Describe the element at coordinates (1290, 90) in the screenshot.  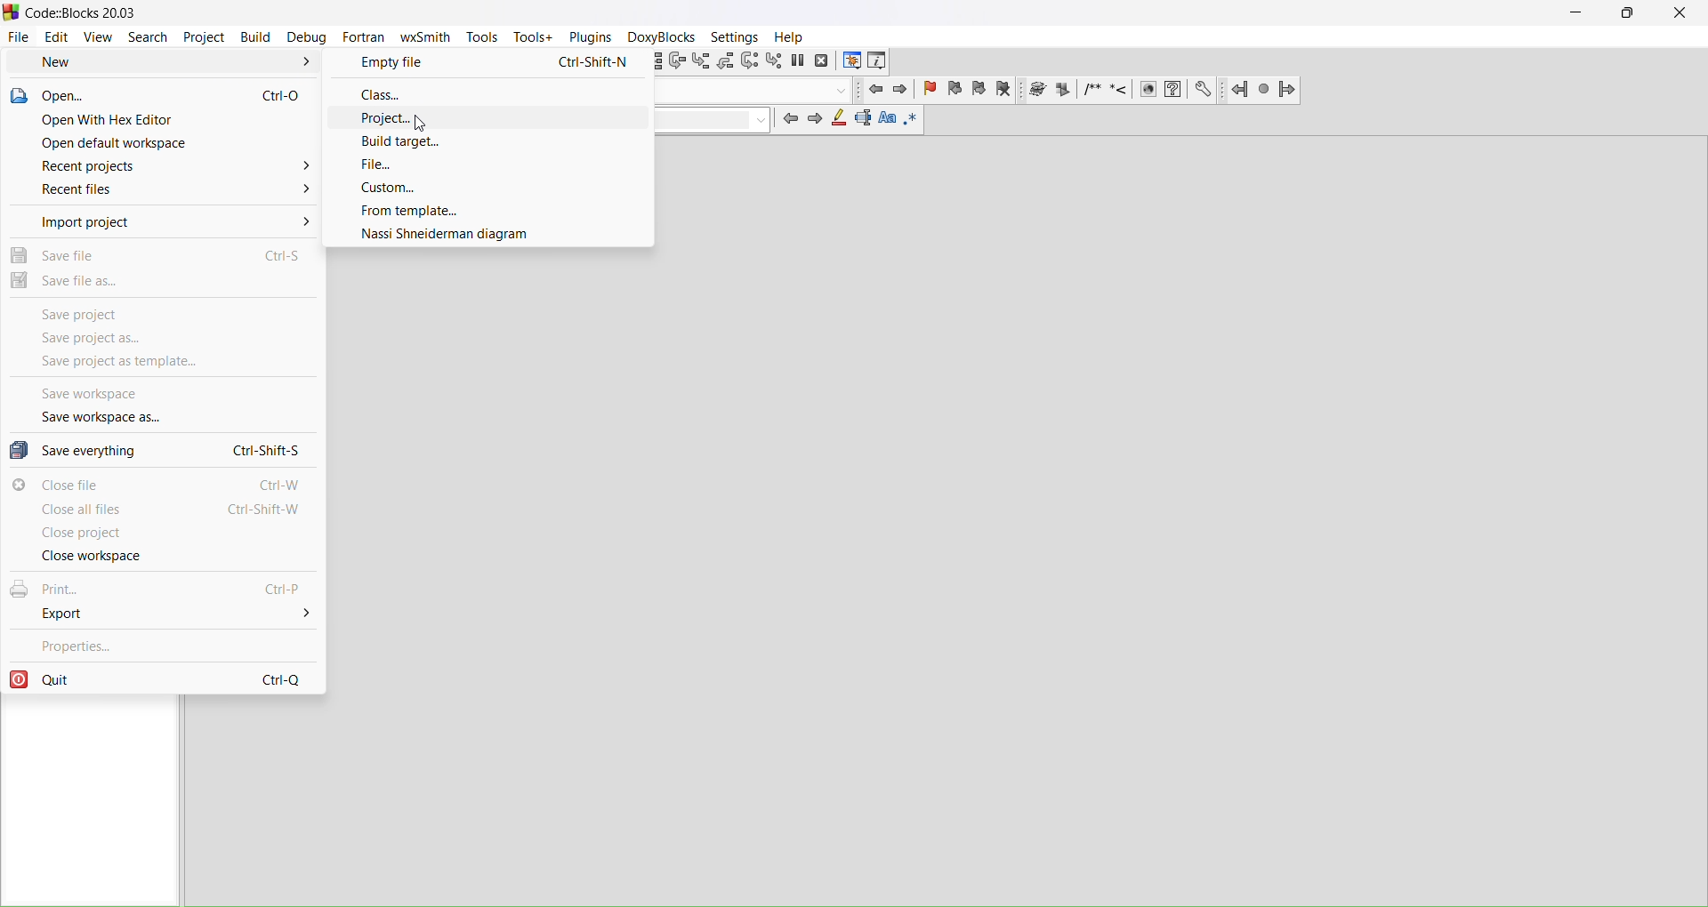
I see `Jump forward` at that location.